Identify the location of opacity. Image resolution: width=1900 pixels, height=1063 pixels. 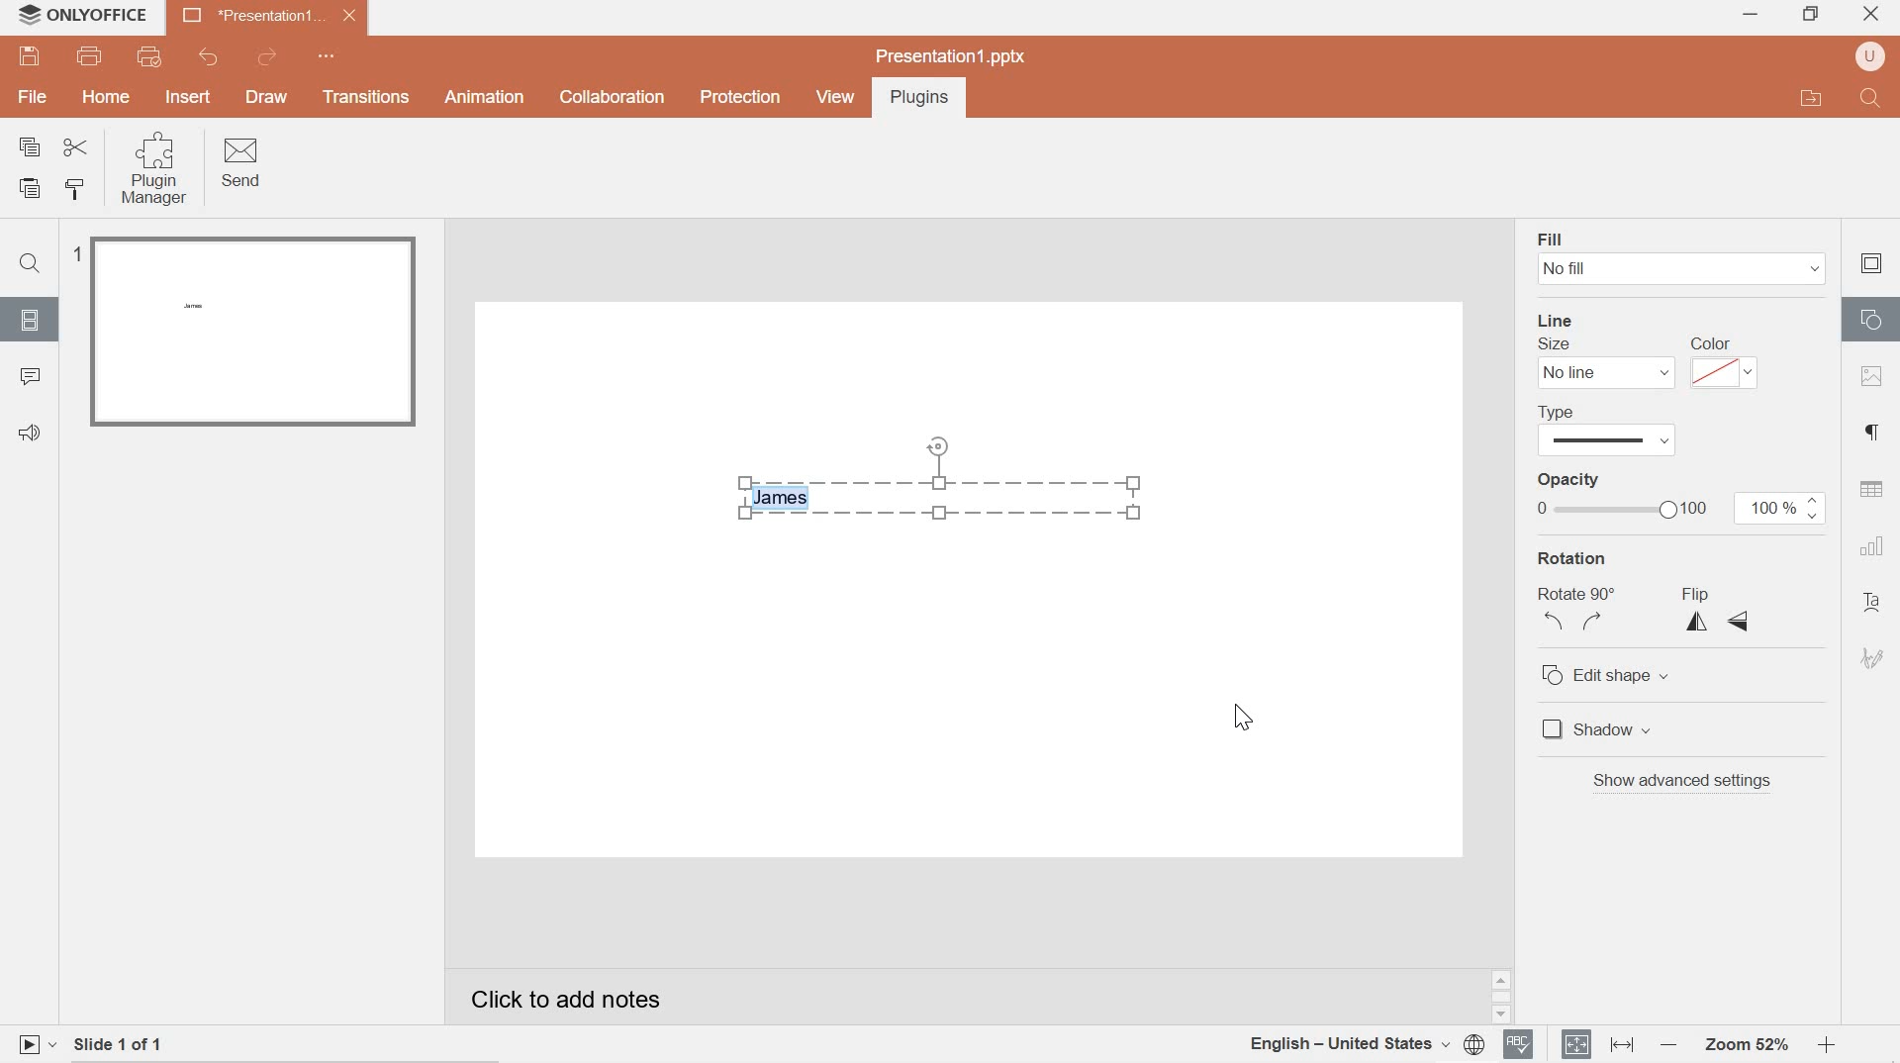
(1614, 478).